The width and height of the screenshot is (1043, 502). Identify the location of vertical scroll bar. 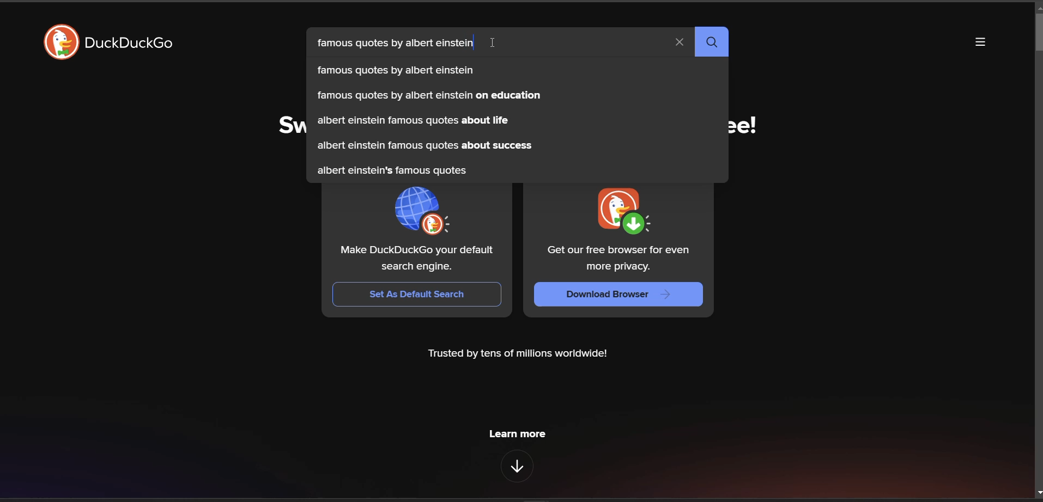
(1036, 34).